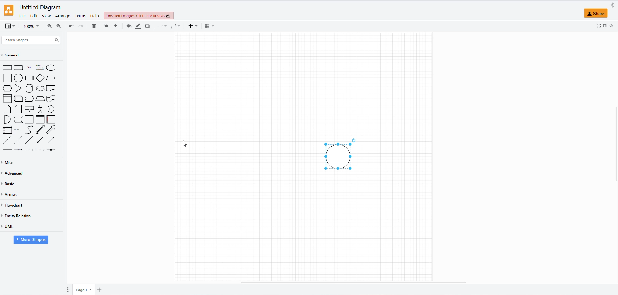 The height and width of the screenshot is (295, 618). Describe the element at coordinates (15, 173) in the screenshot. I see `ADVANCED` at that location.